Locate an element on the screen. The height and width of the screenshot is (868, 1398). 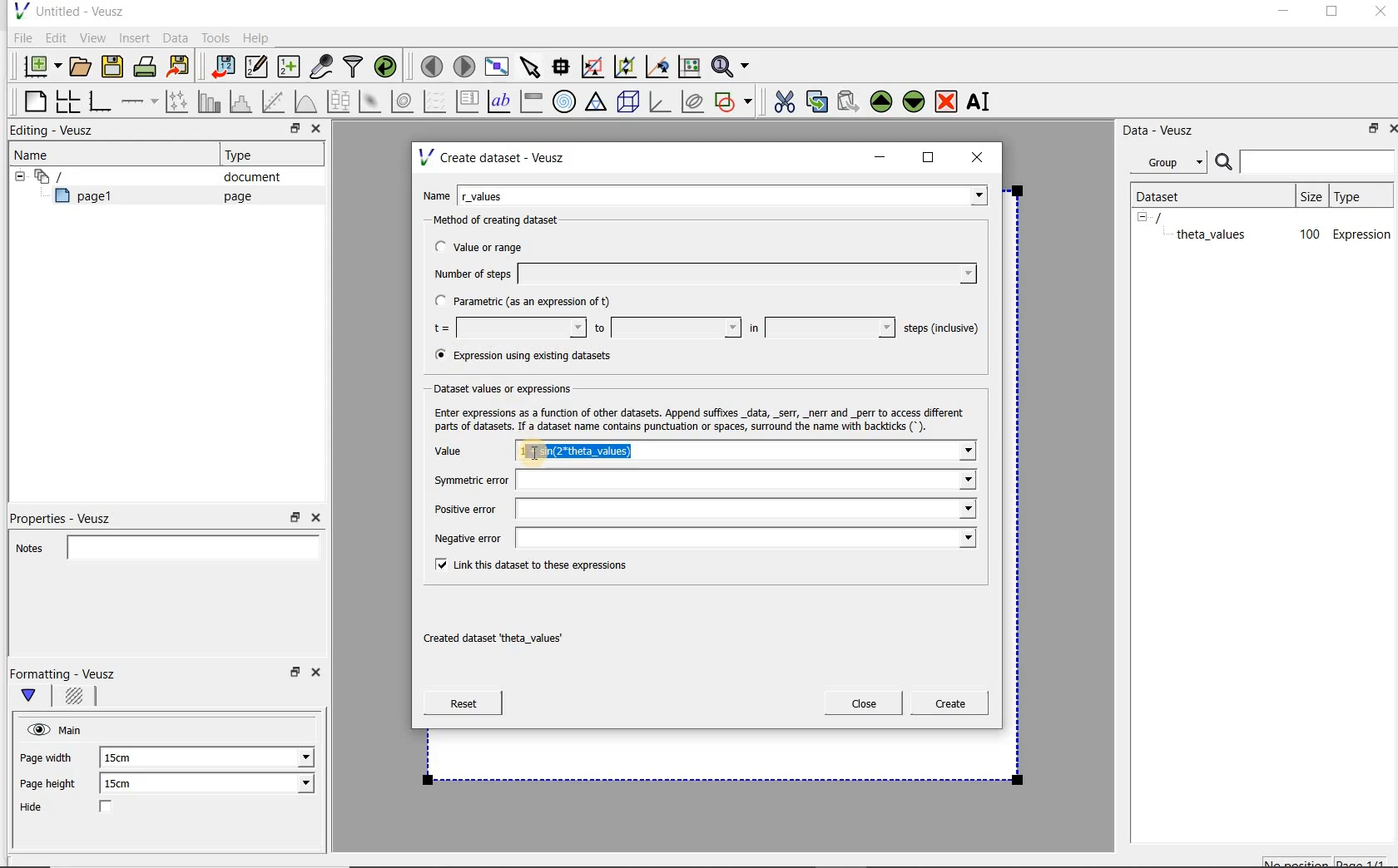
size is located at coordinates (1310, 194).